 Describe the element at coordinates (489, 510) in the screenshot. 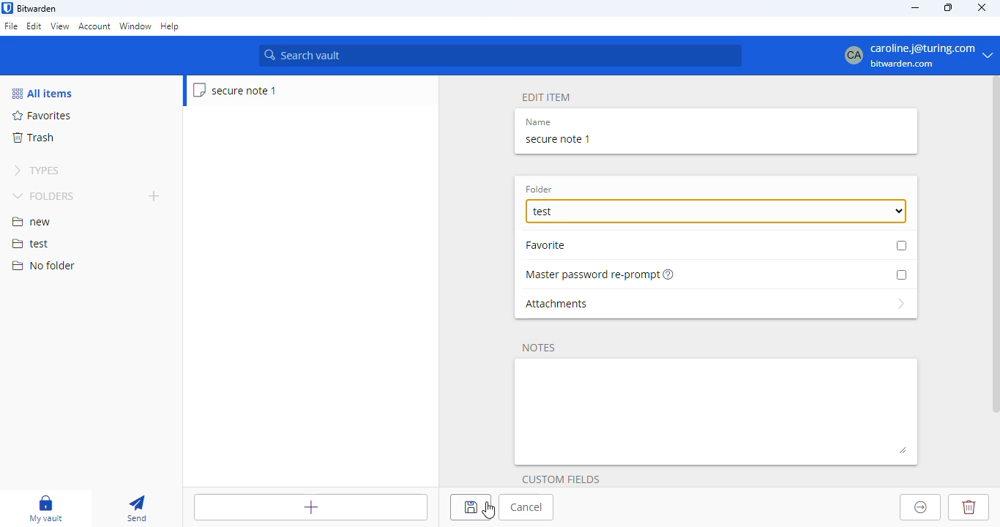

I see `cursor` at that location.